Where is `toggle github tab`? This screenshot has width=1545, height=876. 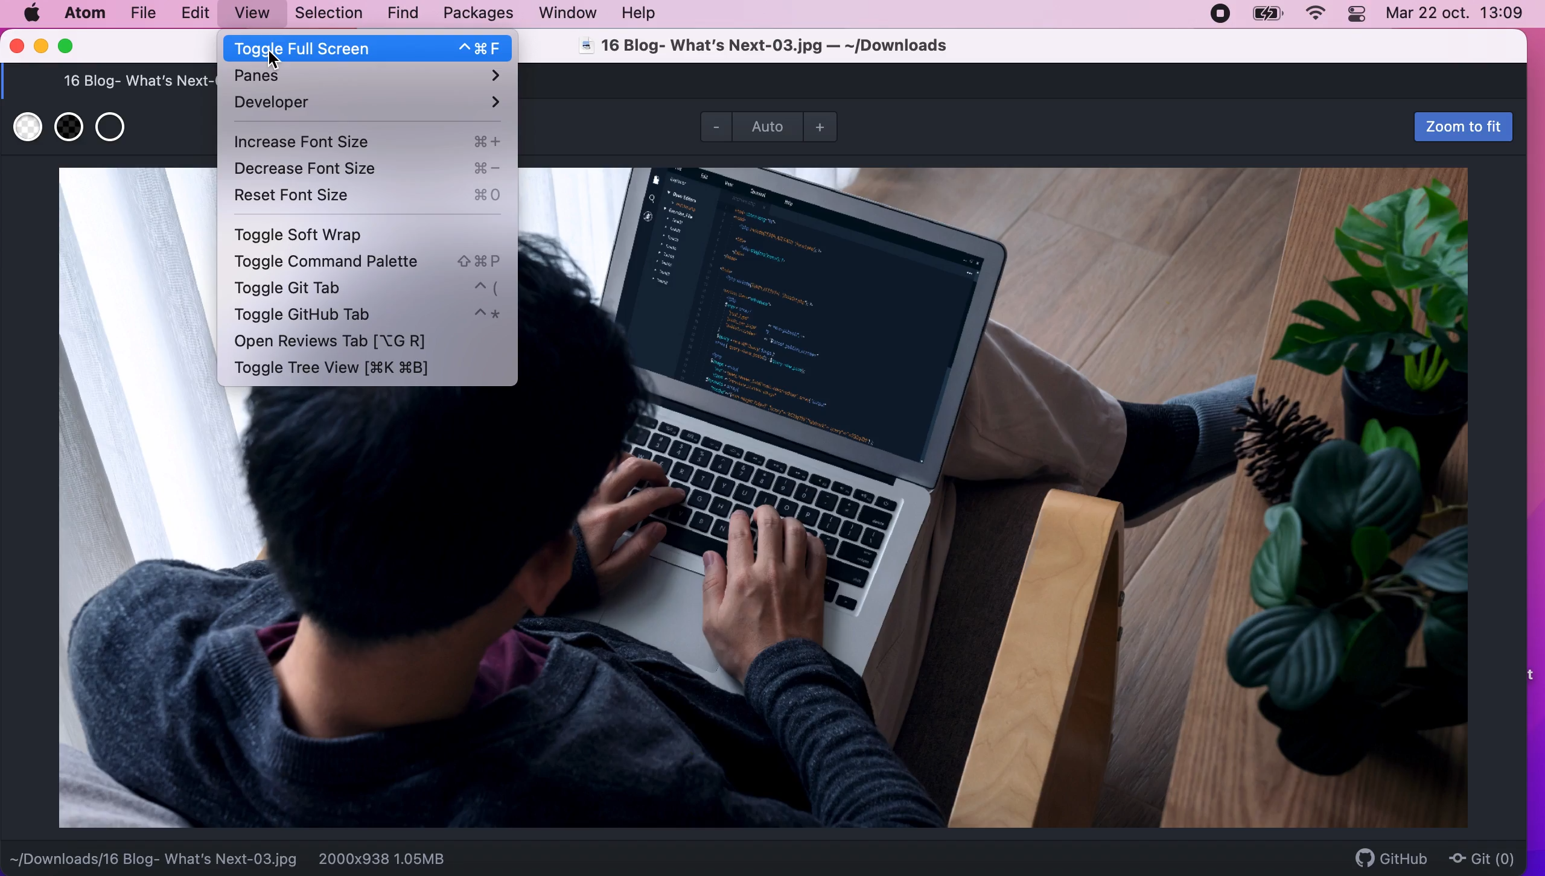 toggle github tab is located at coordinates (373, 316).